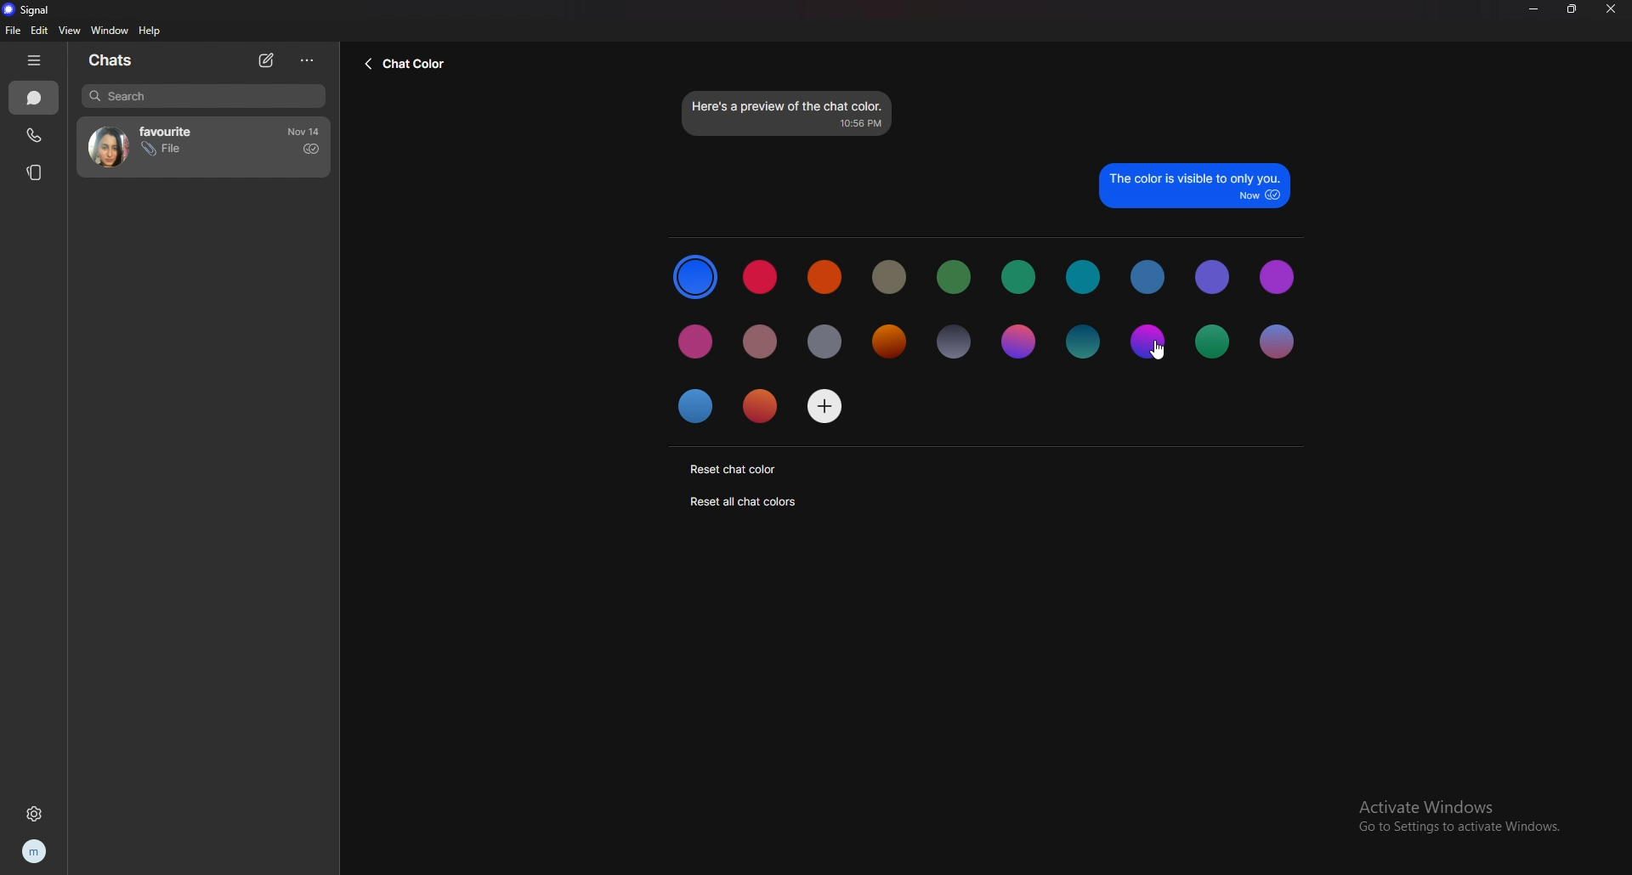  Describe the element at coordinates (305, 61) in the screenshot. I see `options` at that location.